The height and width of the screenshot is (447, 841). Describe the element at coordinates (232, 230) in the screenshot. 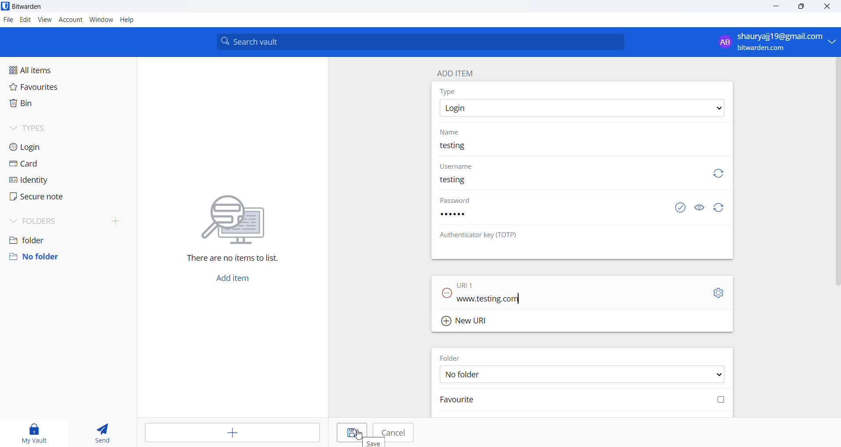

I see `There are no items to list.` at that location.